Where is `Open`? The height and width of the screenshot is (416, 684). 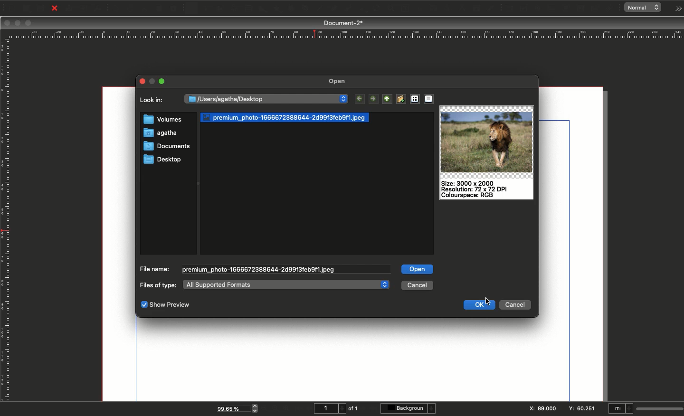 Open is located at coordinates (25, 9).